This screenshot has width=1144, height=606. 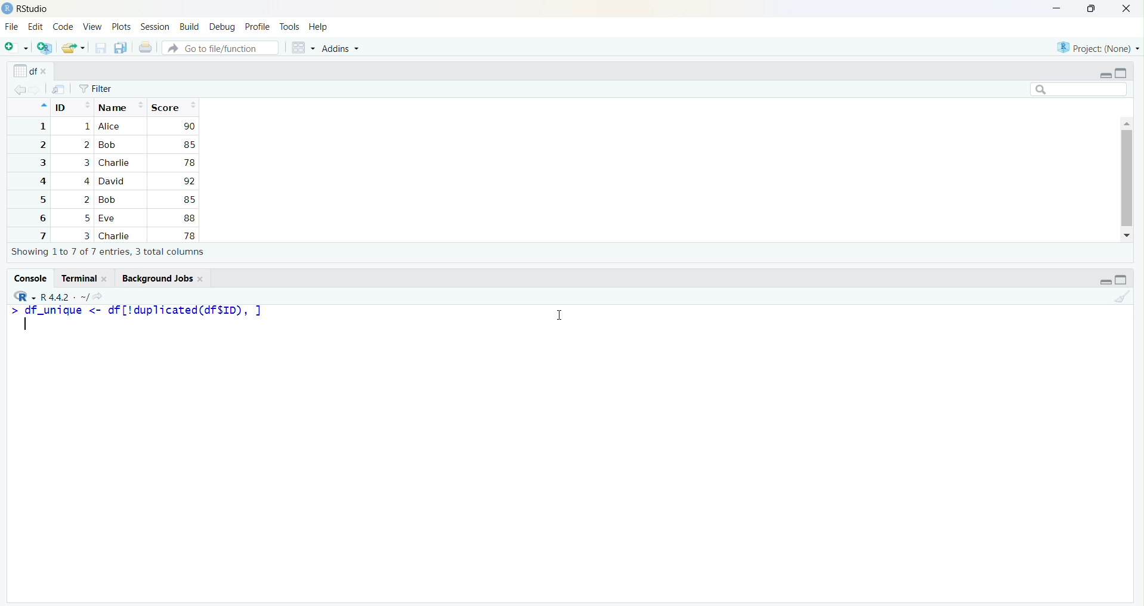 I want to click on 1, so click(x=86, y=127).